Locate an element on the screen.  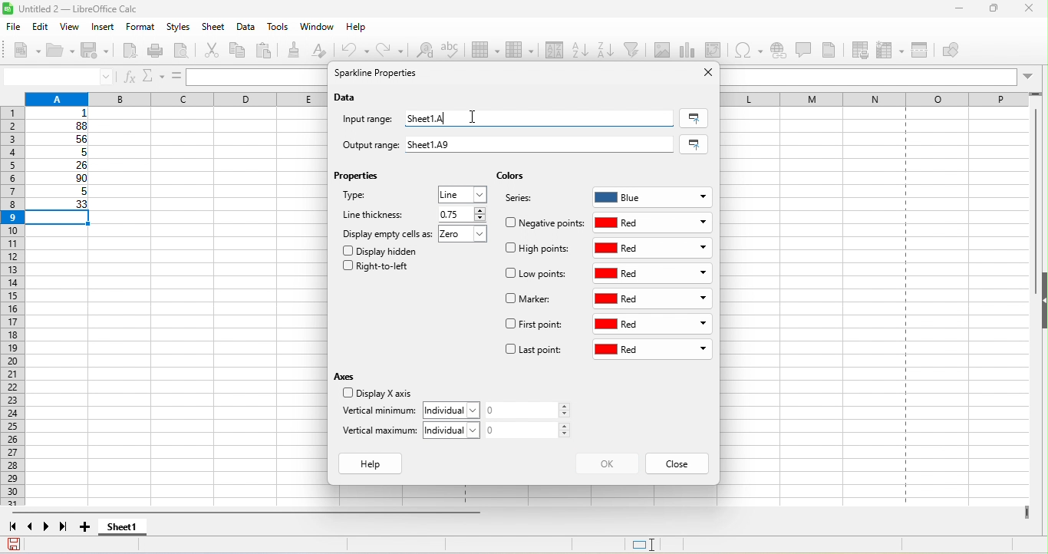
column is located at coordinates (519, 51).